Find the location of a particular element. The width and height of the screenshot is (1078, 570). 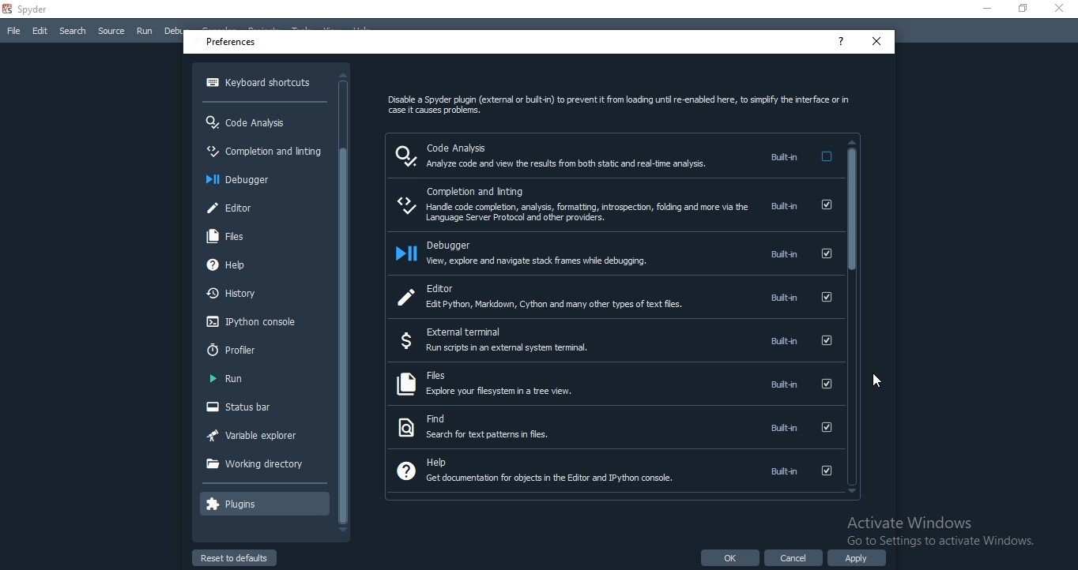

code analysis is located at coordinates (260, 121).